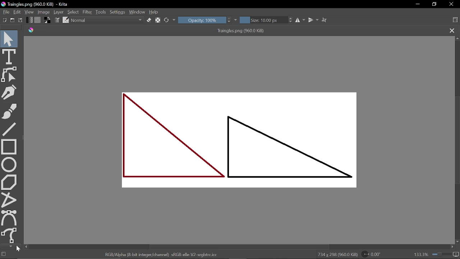  I want to click on App icon, so click(4, 4).